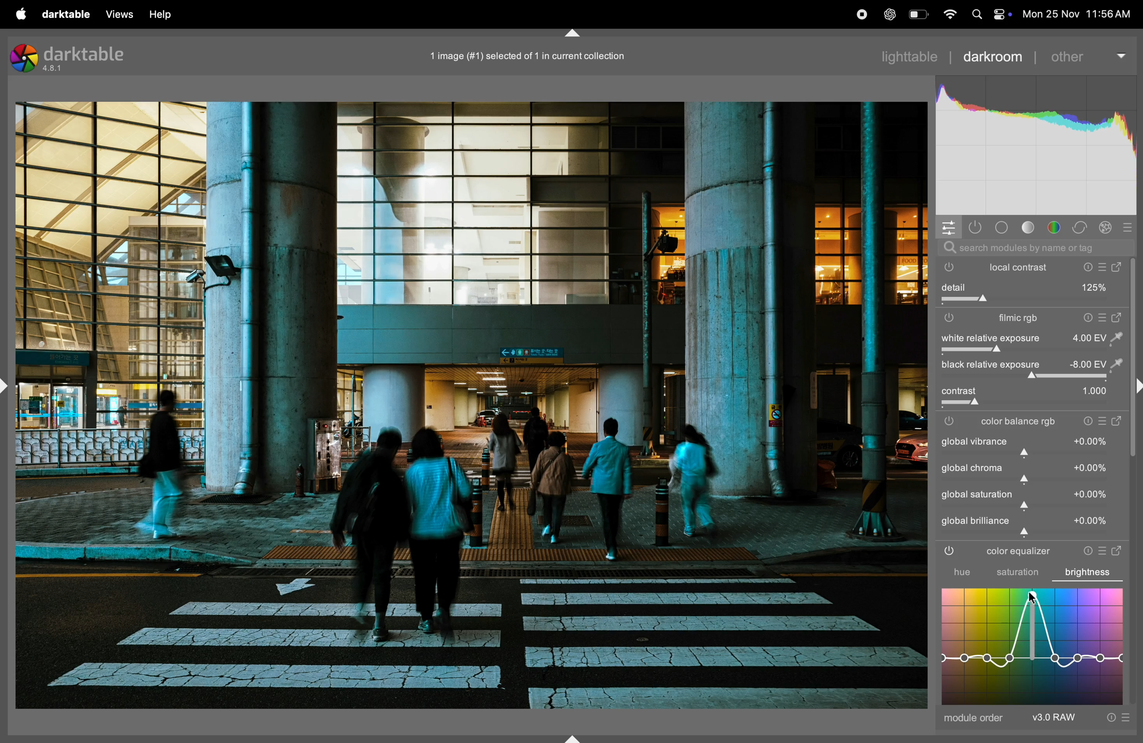 This screenshot has height=743, width=1143. I want to click on slider, so click(1033, 351).